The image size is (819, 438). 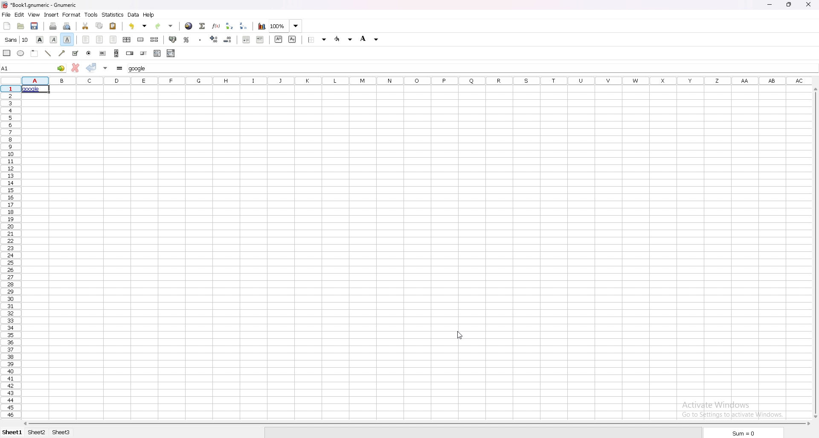 I want to click on italic, so click(x=54, y=39).